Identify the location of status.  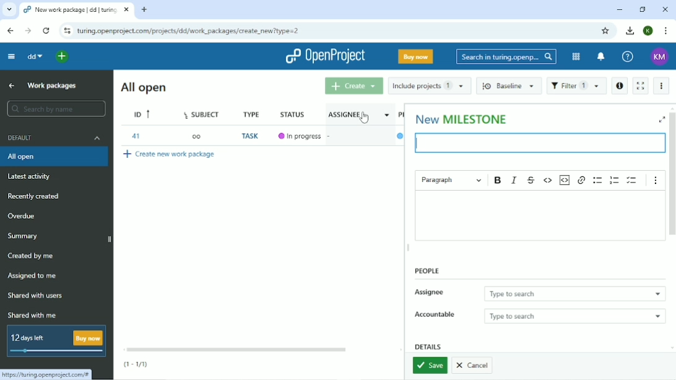
(295, 113).